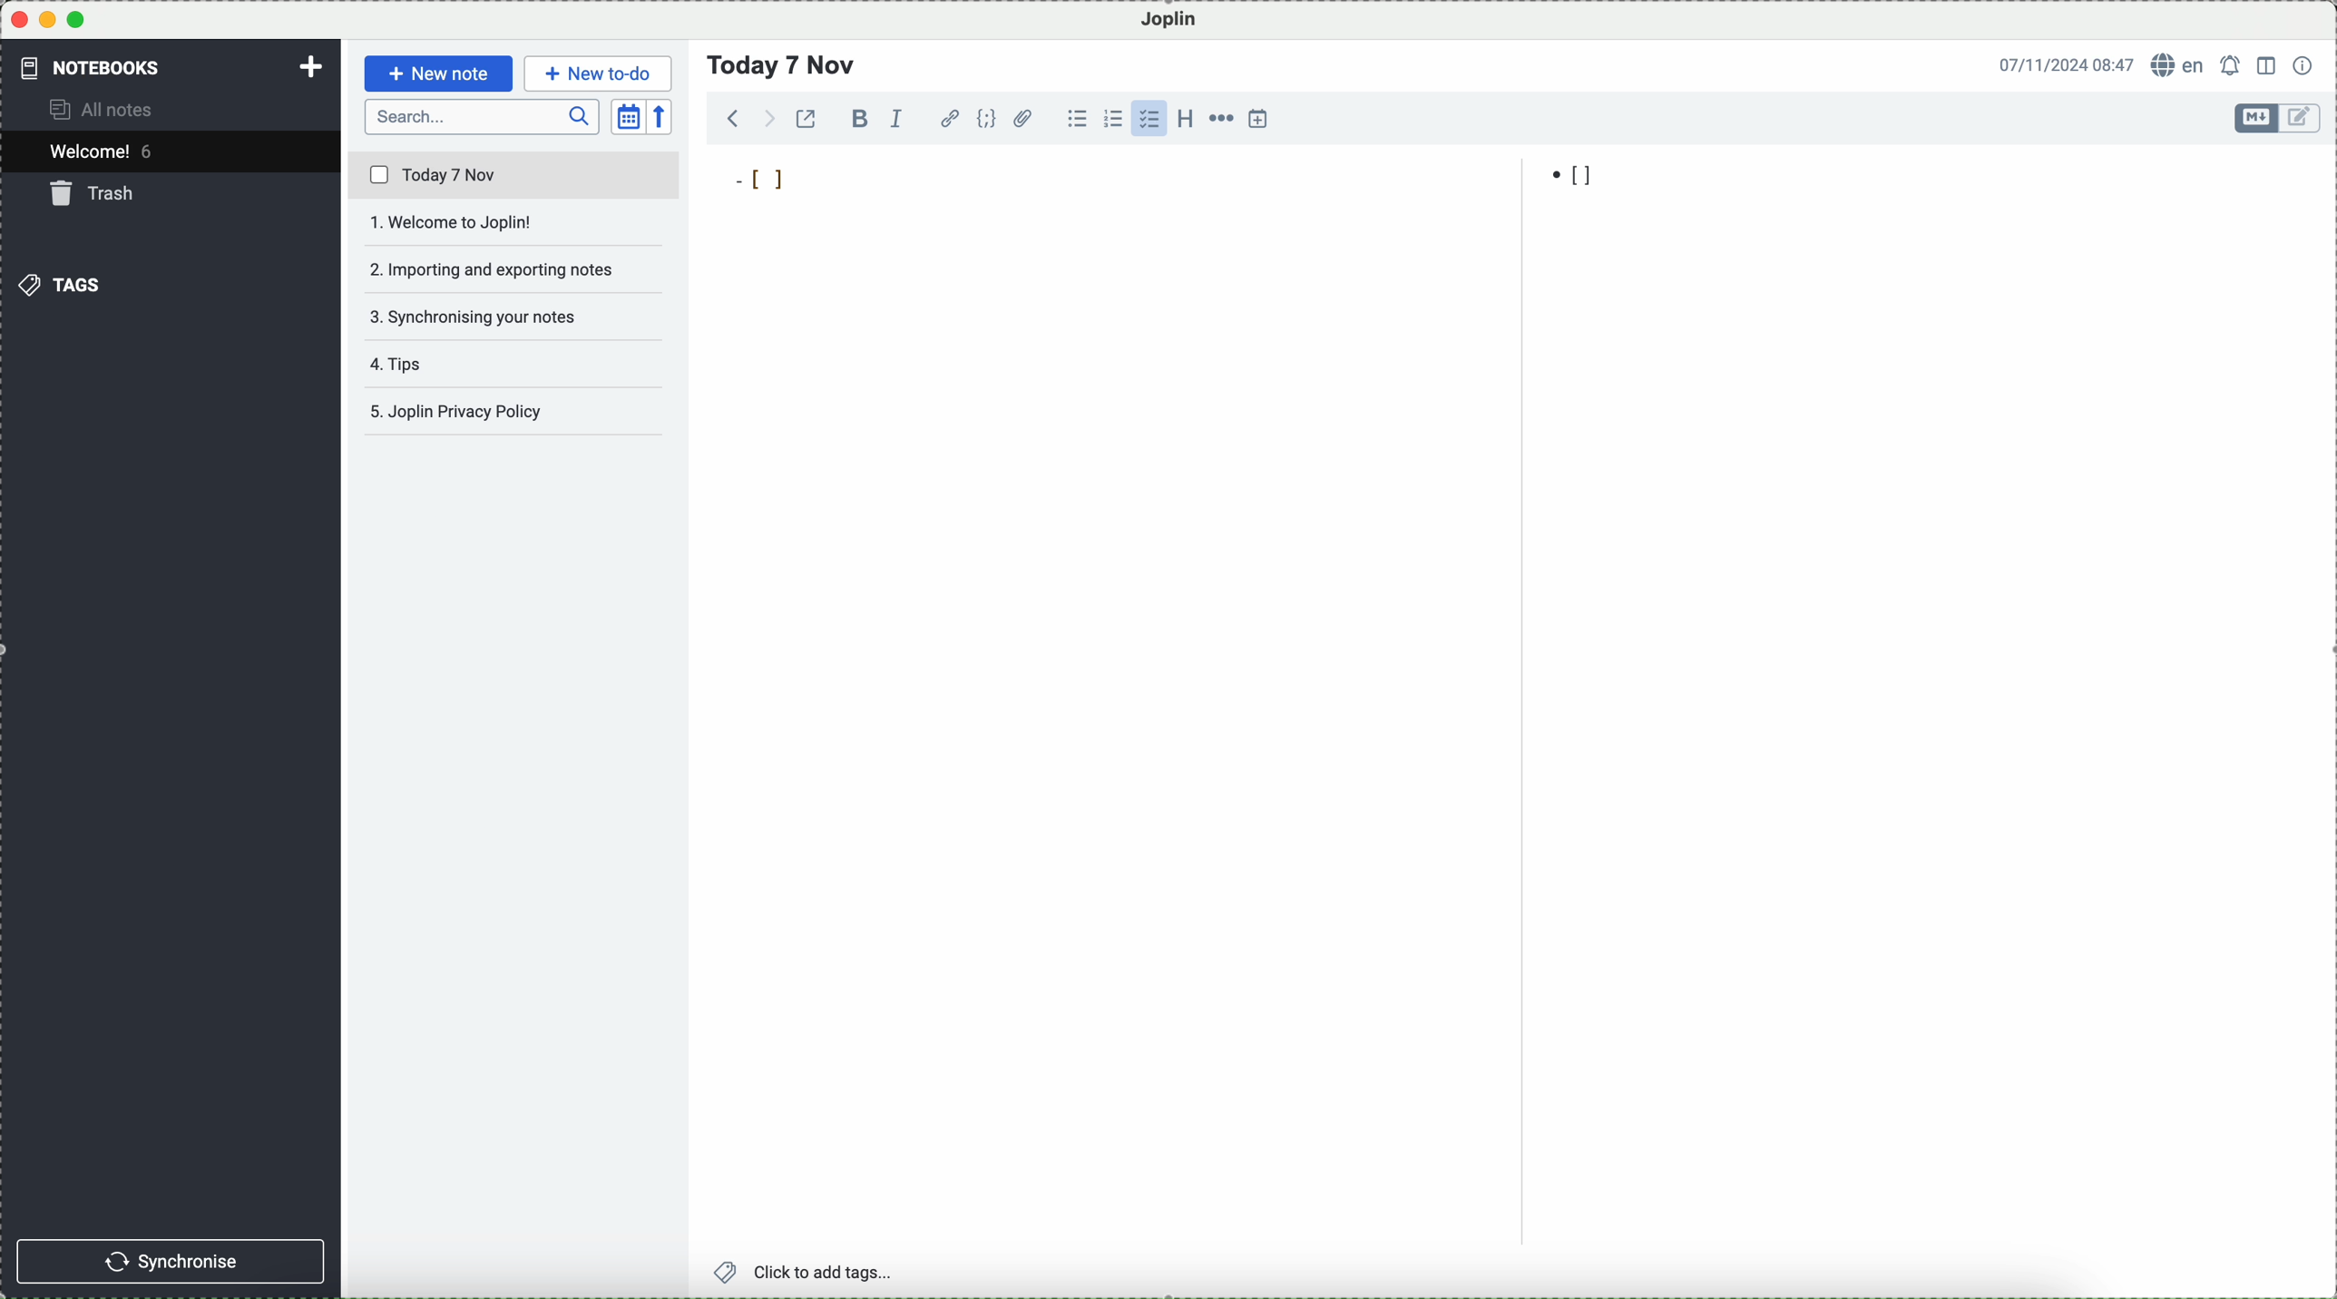 This screenshot has width=2337, height=1299. What do you see at coordinates (806, 118) in the screenshot?
I see `toggle external editing` at bounding box center [806, 118].